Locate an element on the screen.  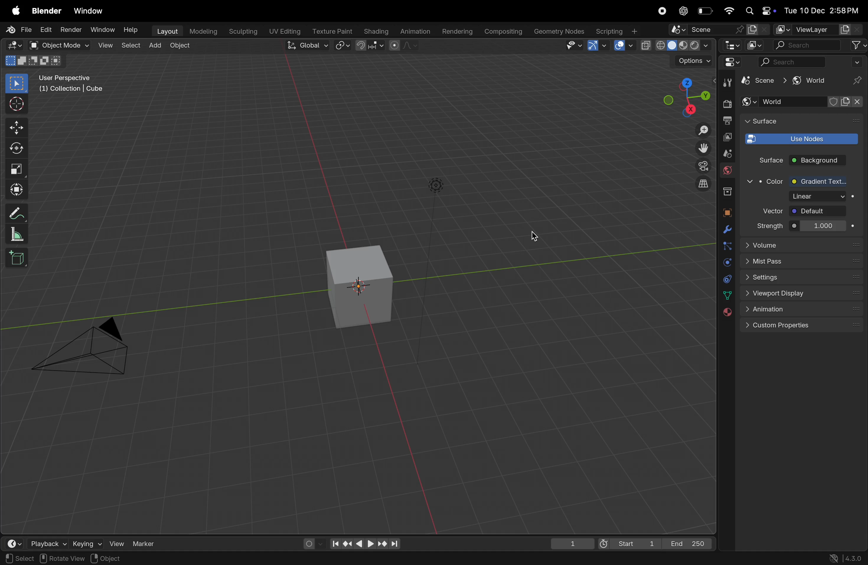
scale is located at coordinates (18, 168).